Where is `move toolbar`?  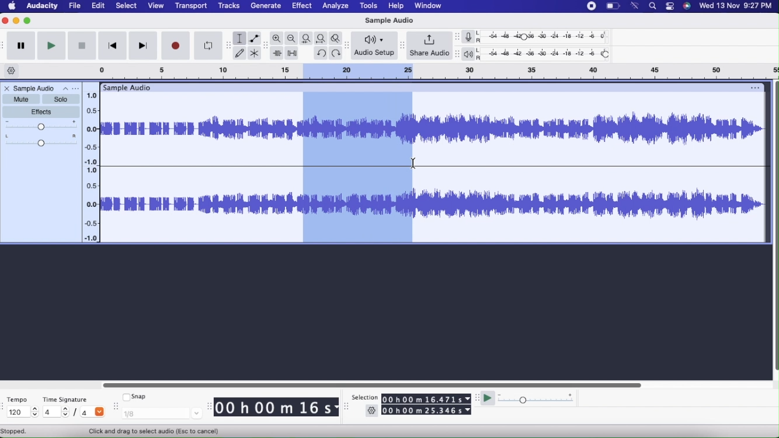 move toolbar is located at coordinates (402, 44).